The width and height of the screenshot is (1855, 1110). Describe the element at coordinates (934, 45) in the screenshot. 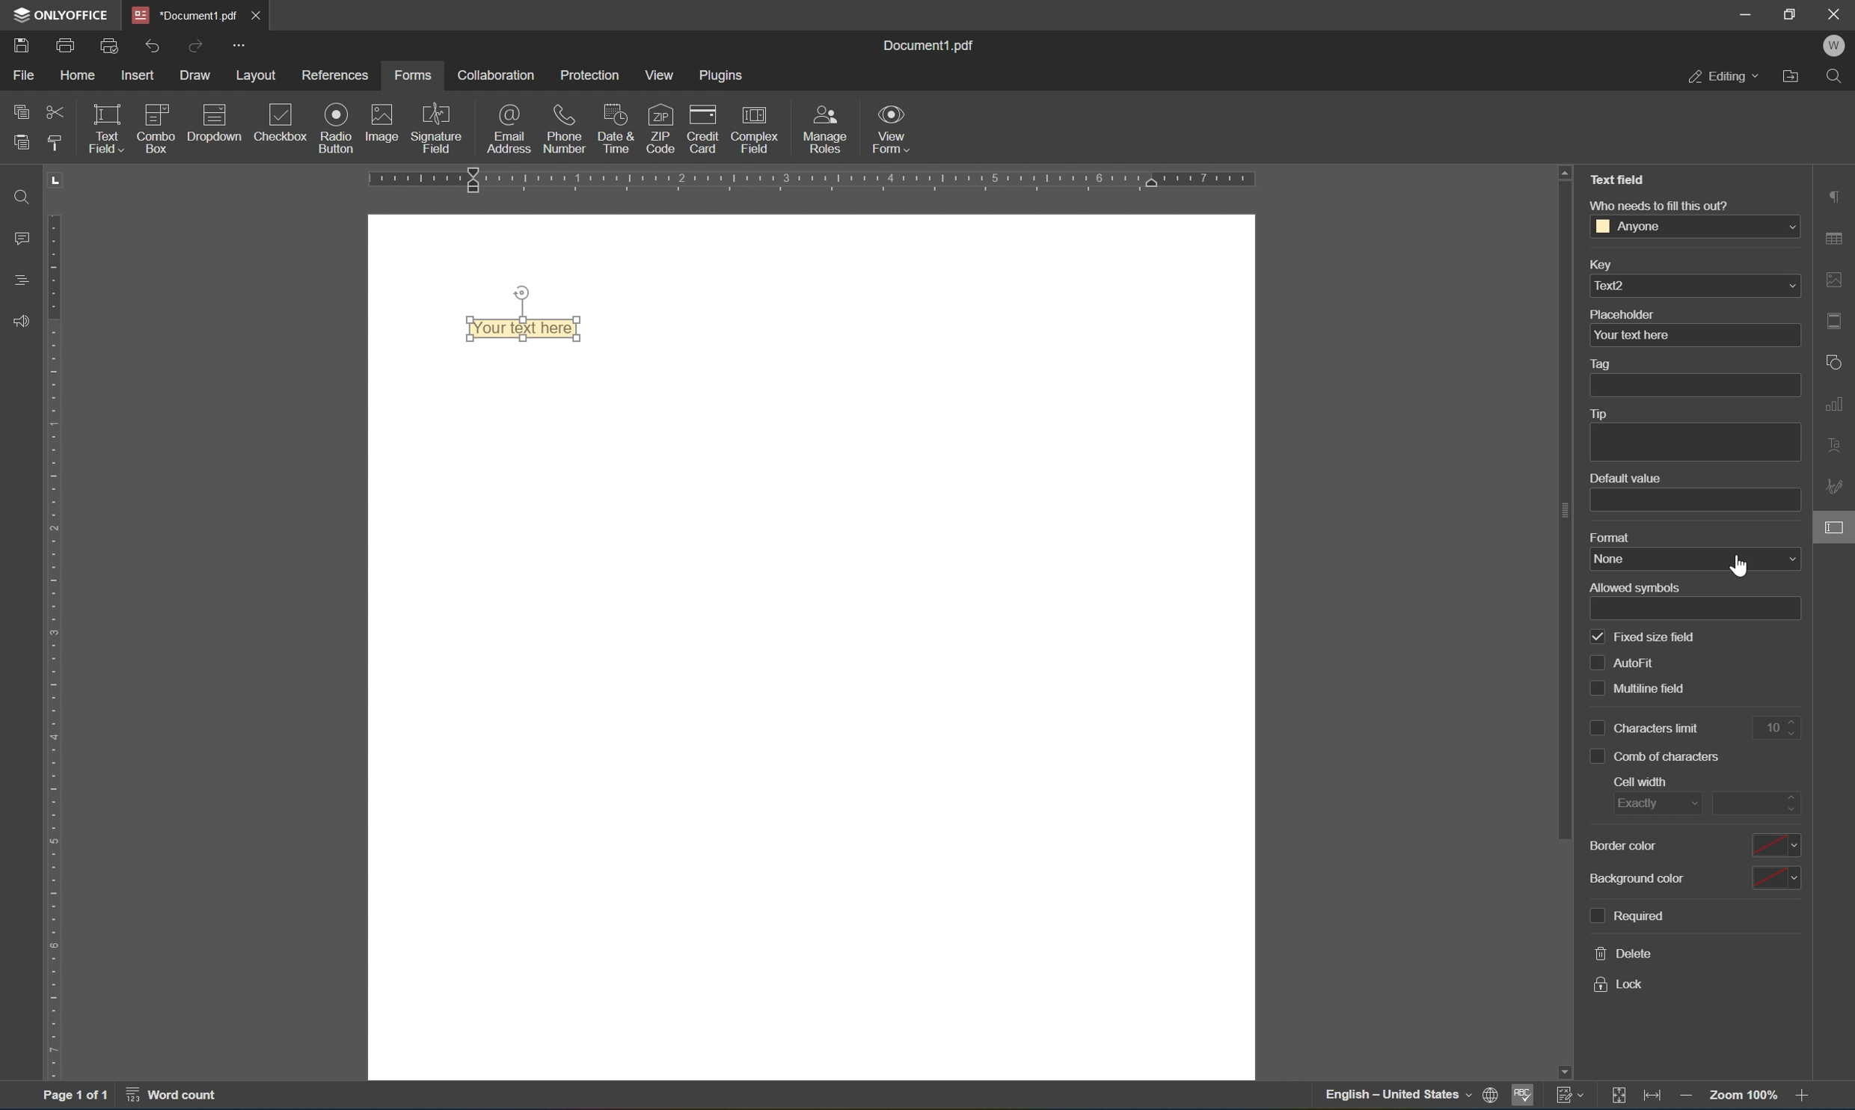

I see `document1.pdf` at that location.